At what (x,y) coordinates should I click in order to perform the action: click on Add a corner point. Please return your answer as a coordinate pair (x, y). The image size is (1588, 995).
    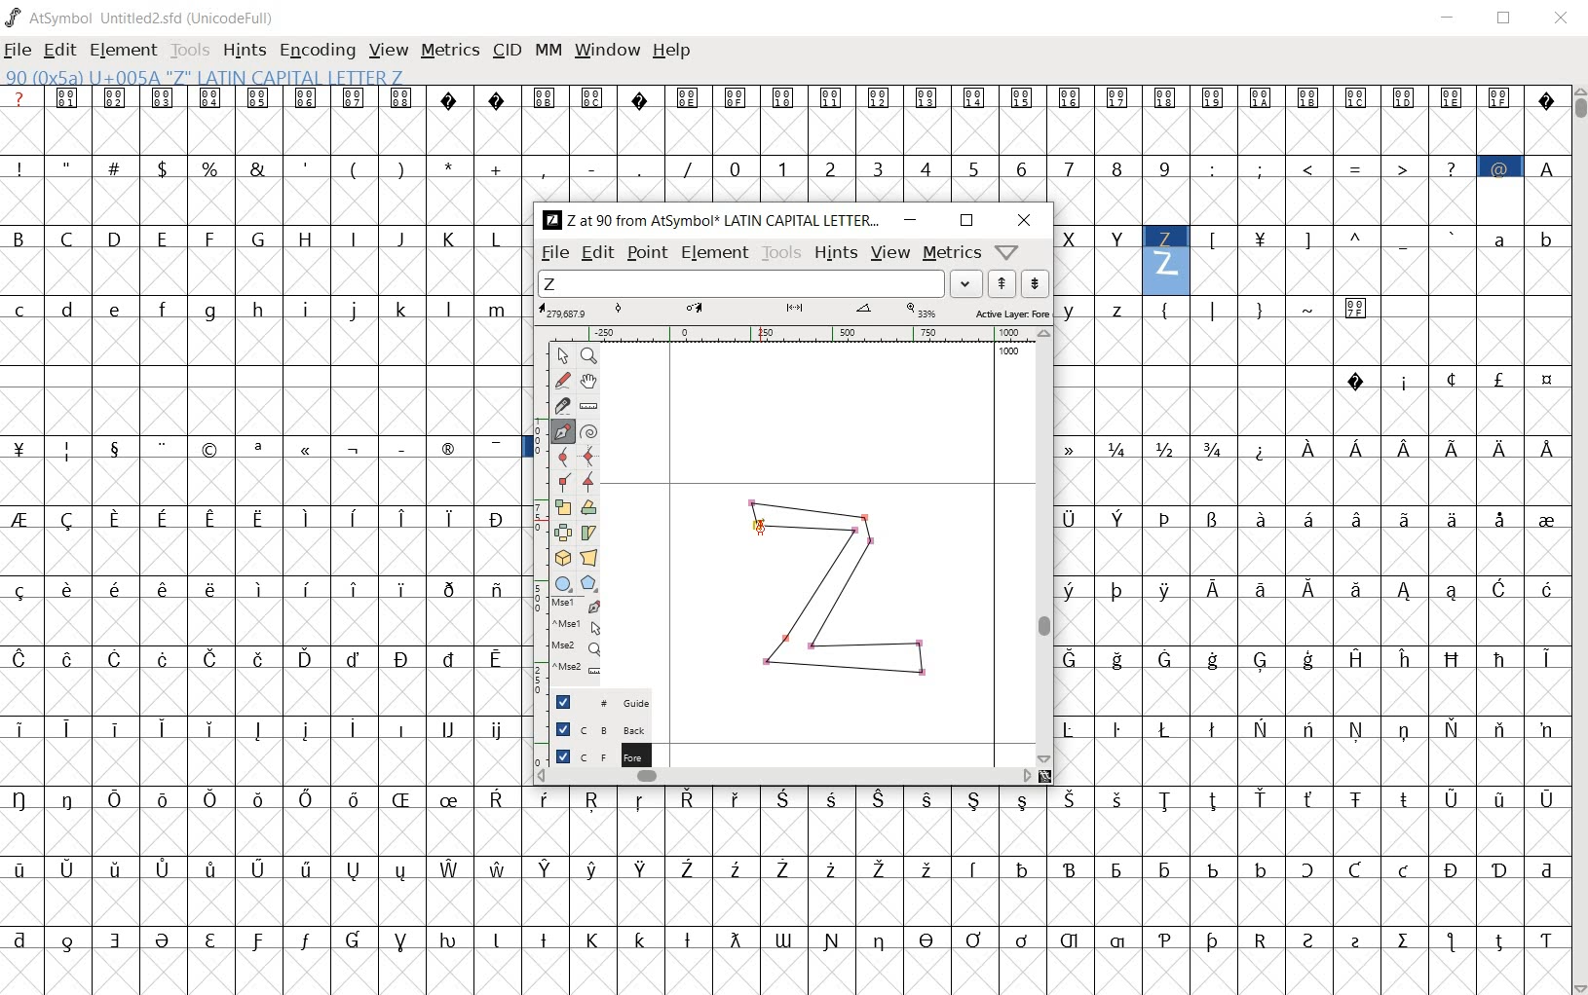
    Looking at the image, I should click on (562, 481).